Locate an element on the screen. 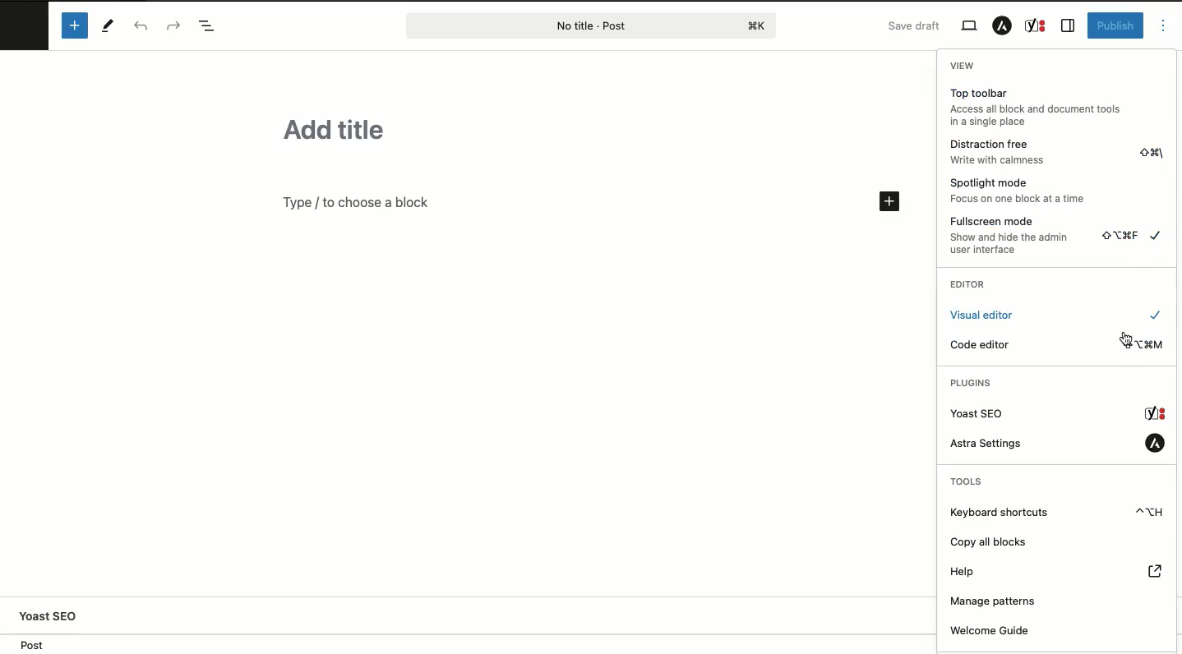 Image resolution: width=1182 pixels, height=654 pixels. Save draft is located at coordinates (916, 25).